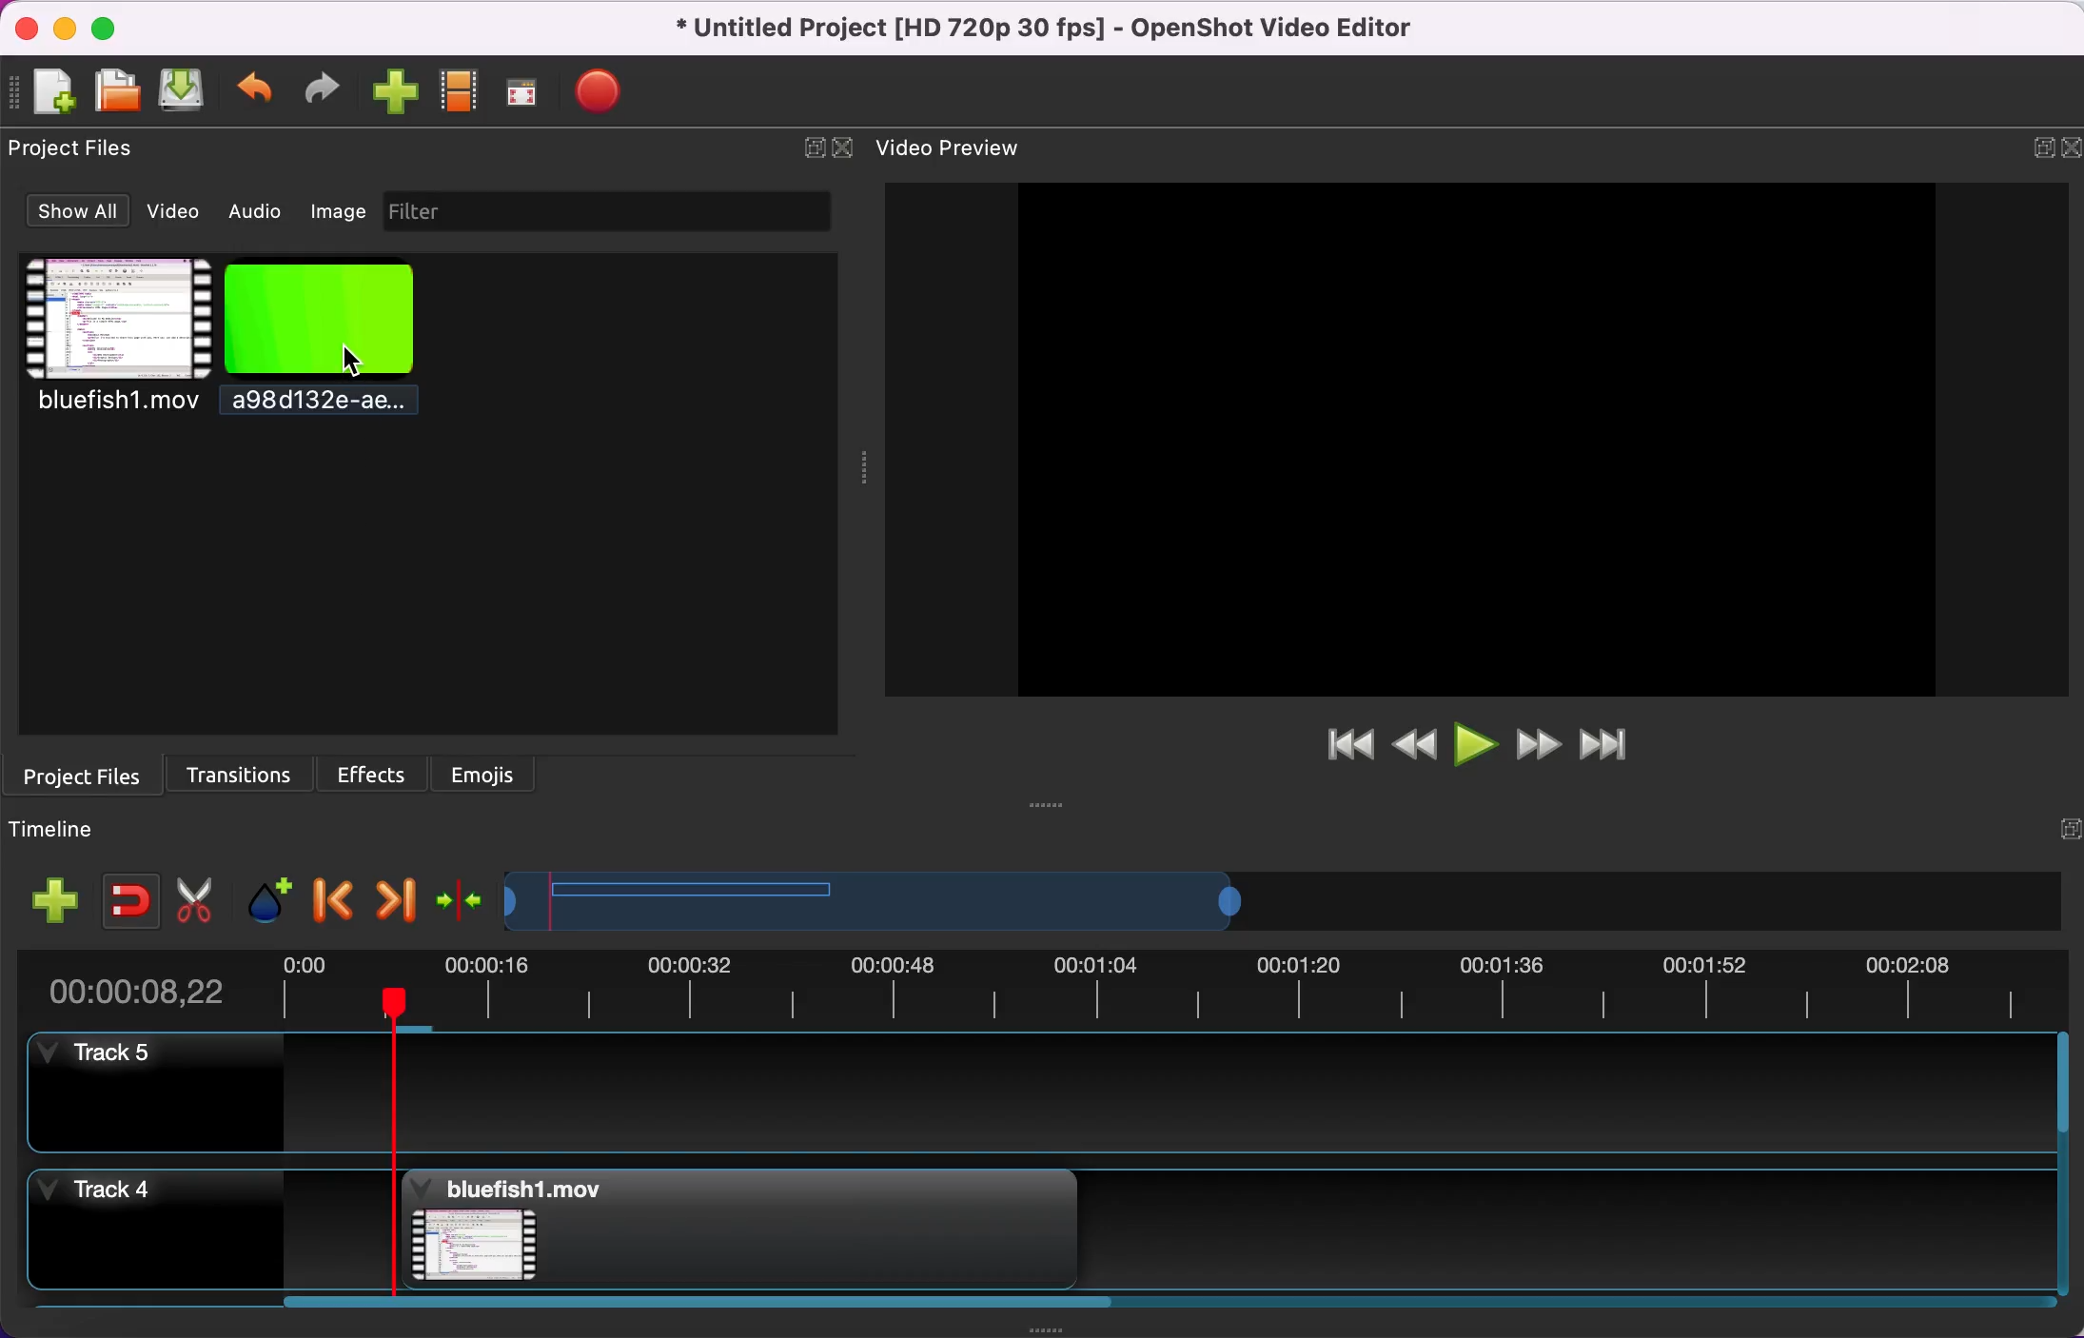  Describe the element at coordinates (1349, 747) in the screenshot. I see `jump to start` at that location.